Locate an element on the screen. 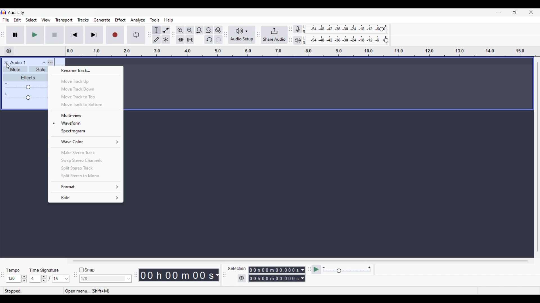 This screenshot has width=540, height=303. Waveform view, current selection is located at coordinates (86, 123).